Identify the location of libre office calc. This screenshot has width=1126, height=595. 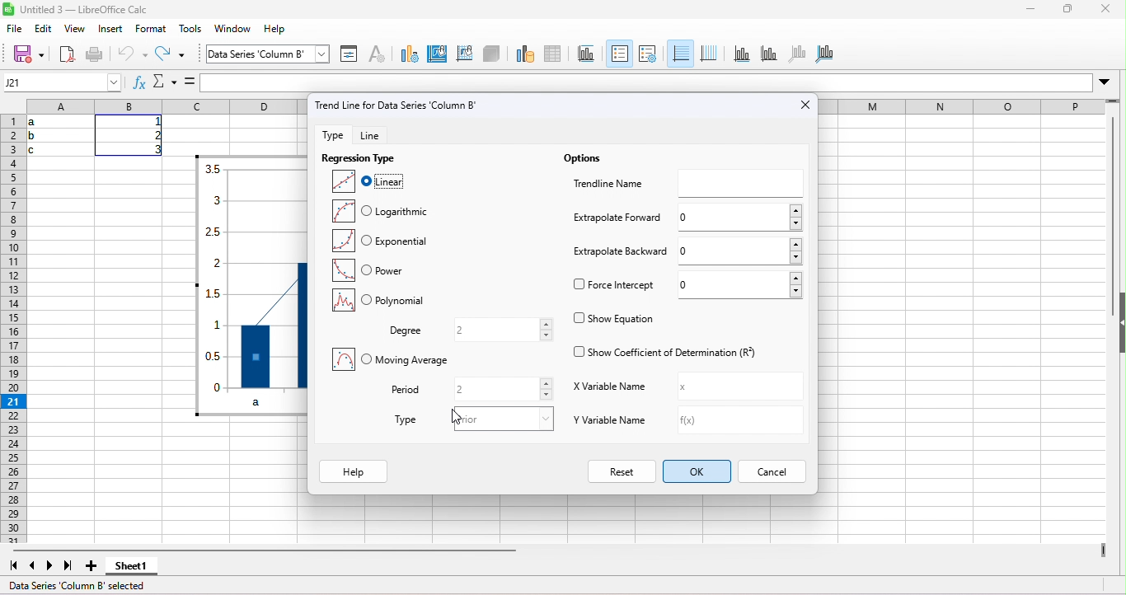
(81, 9).